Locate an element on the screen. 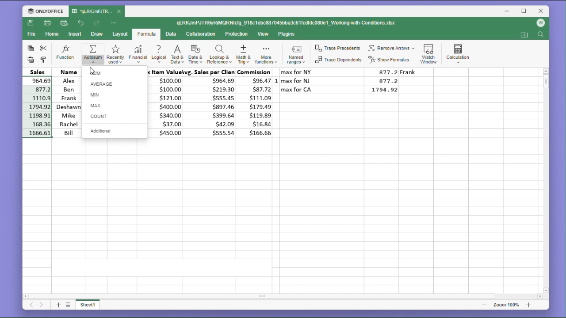 The width and height of the screenshot is (566, 318). autosum is located at coordinates (93, 53).